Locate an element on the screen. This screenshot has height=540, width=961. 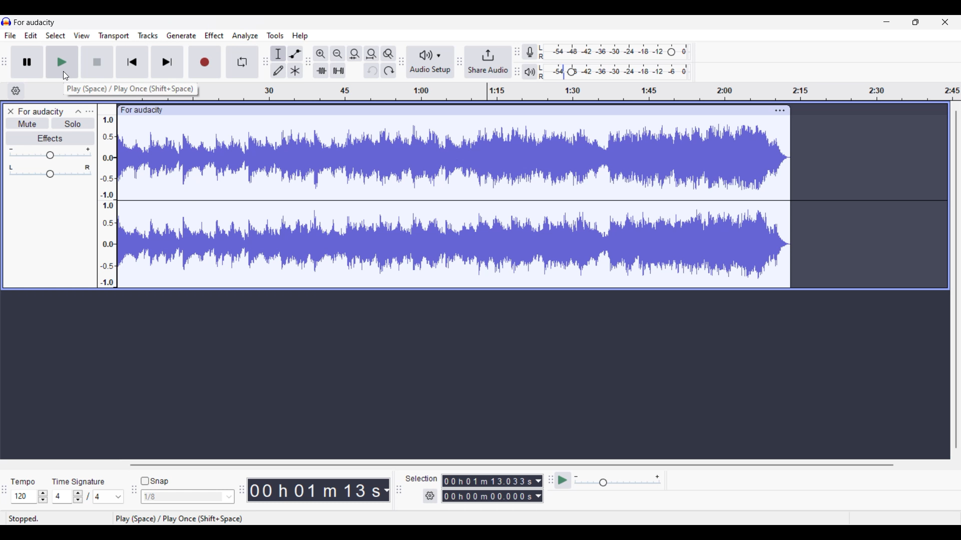
Scale to measure track length is located at coordinates (580, 91).